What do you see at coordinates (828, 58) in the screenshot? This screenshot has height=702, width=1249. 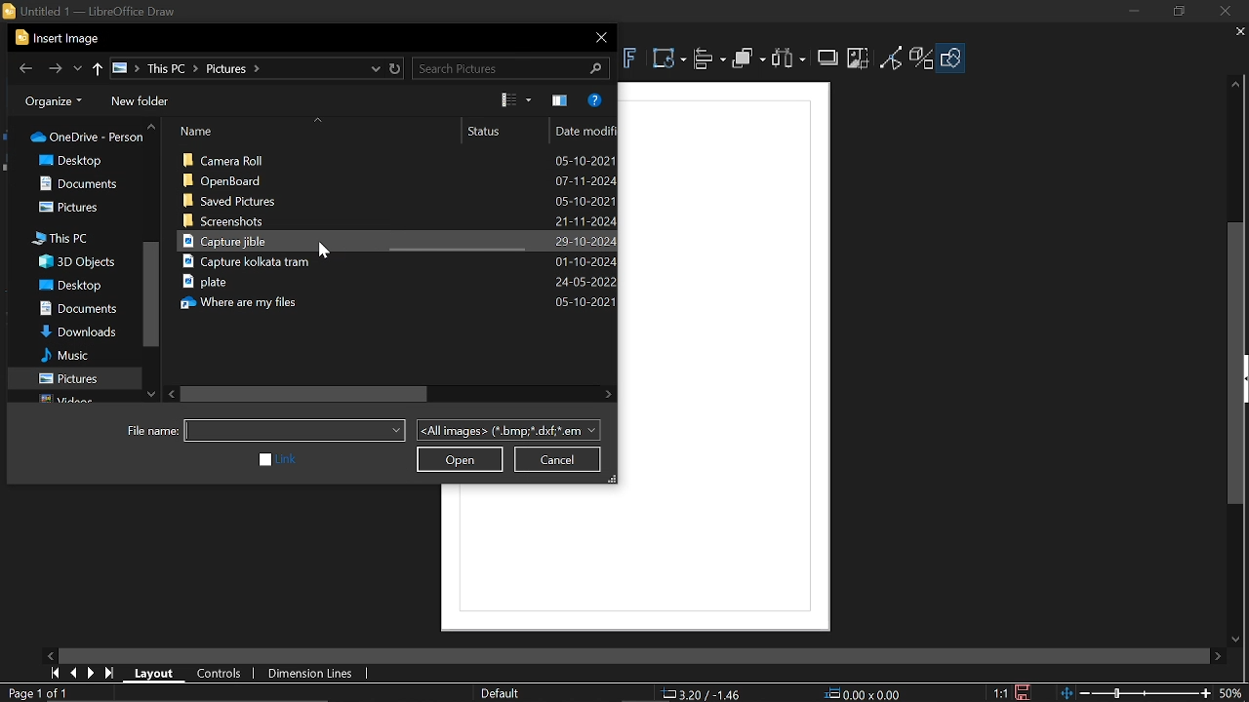 I see `Shadow` at bounding box center [828, 58].